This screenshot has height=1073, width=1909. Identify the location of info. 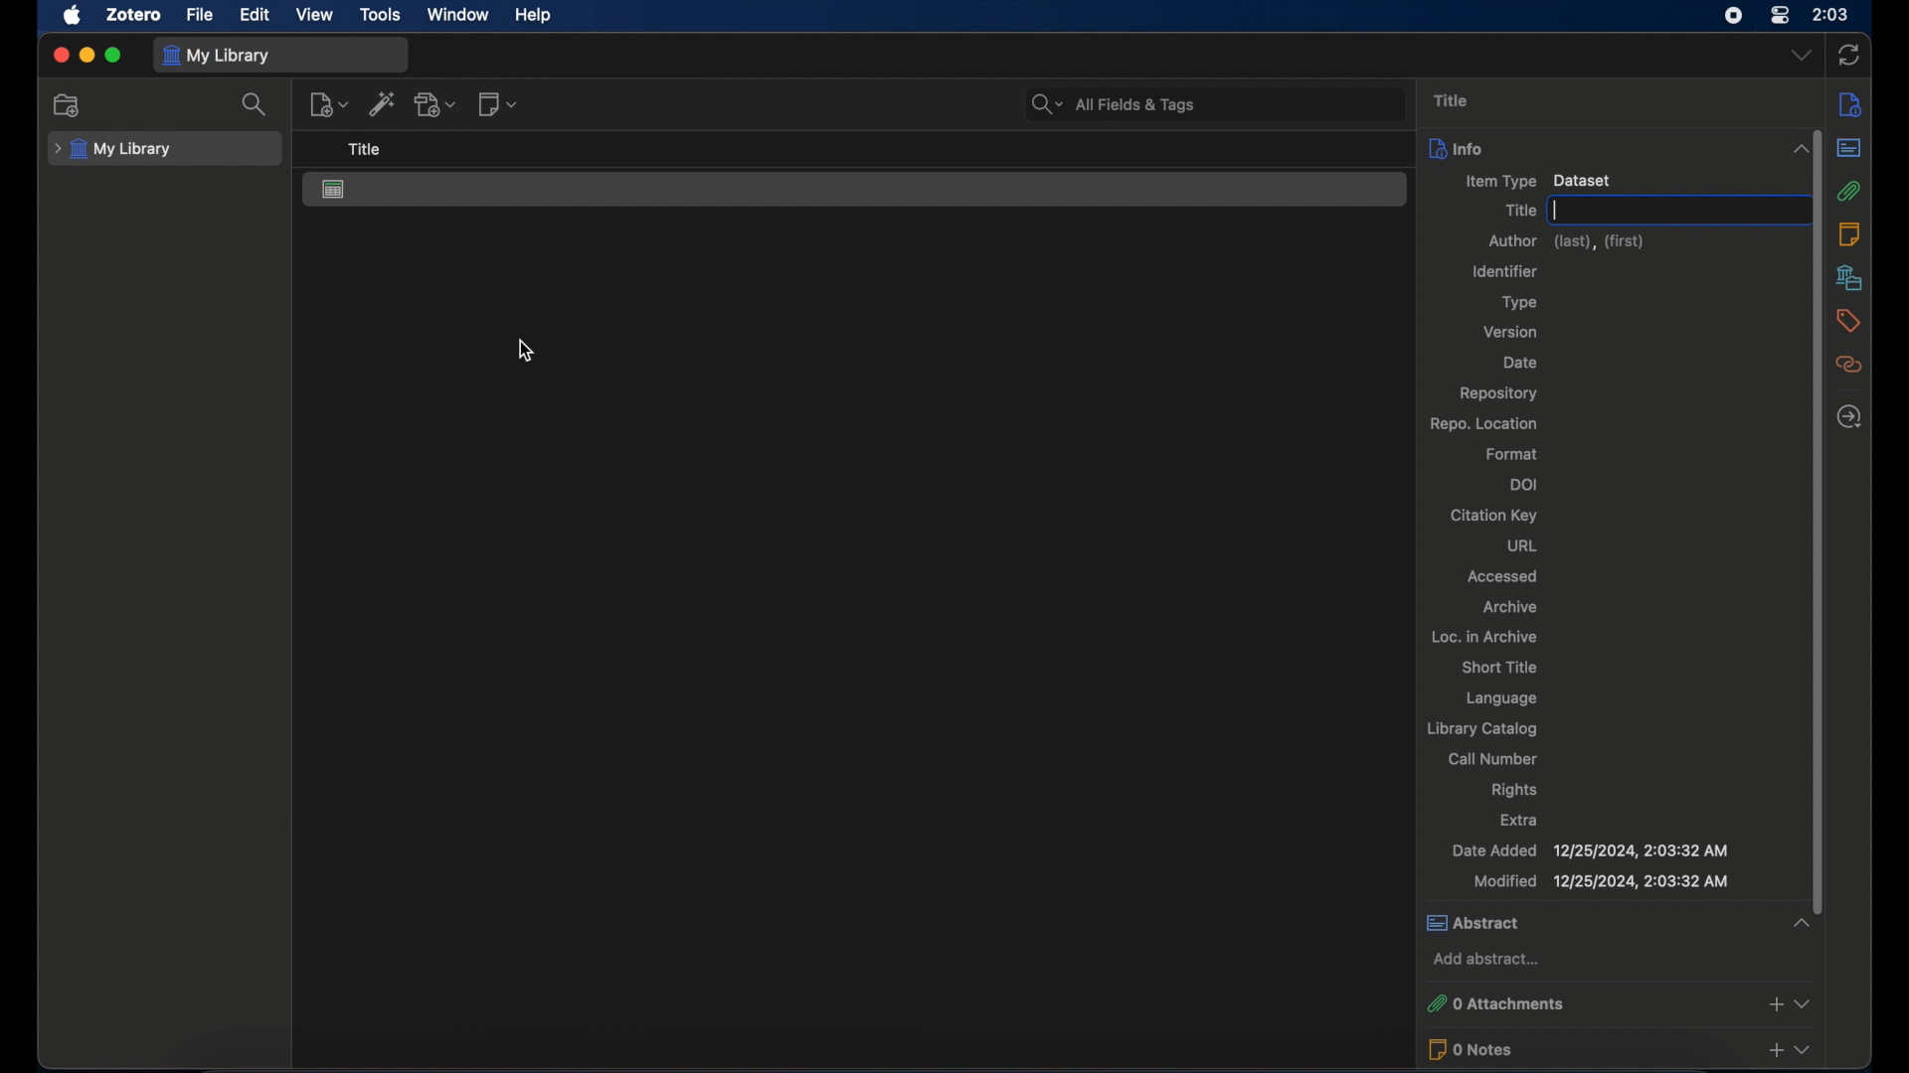
(1848, 104).